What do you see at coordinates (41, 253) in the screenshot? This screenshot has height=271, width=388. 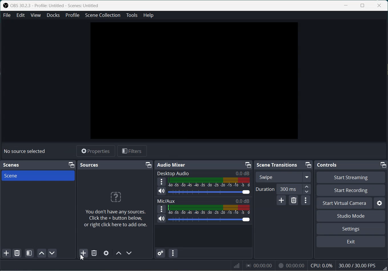 I see `Move scene up` at bounding box center [41, 253].